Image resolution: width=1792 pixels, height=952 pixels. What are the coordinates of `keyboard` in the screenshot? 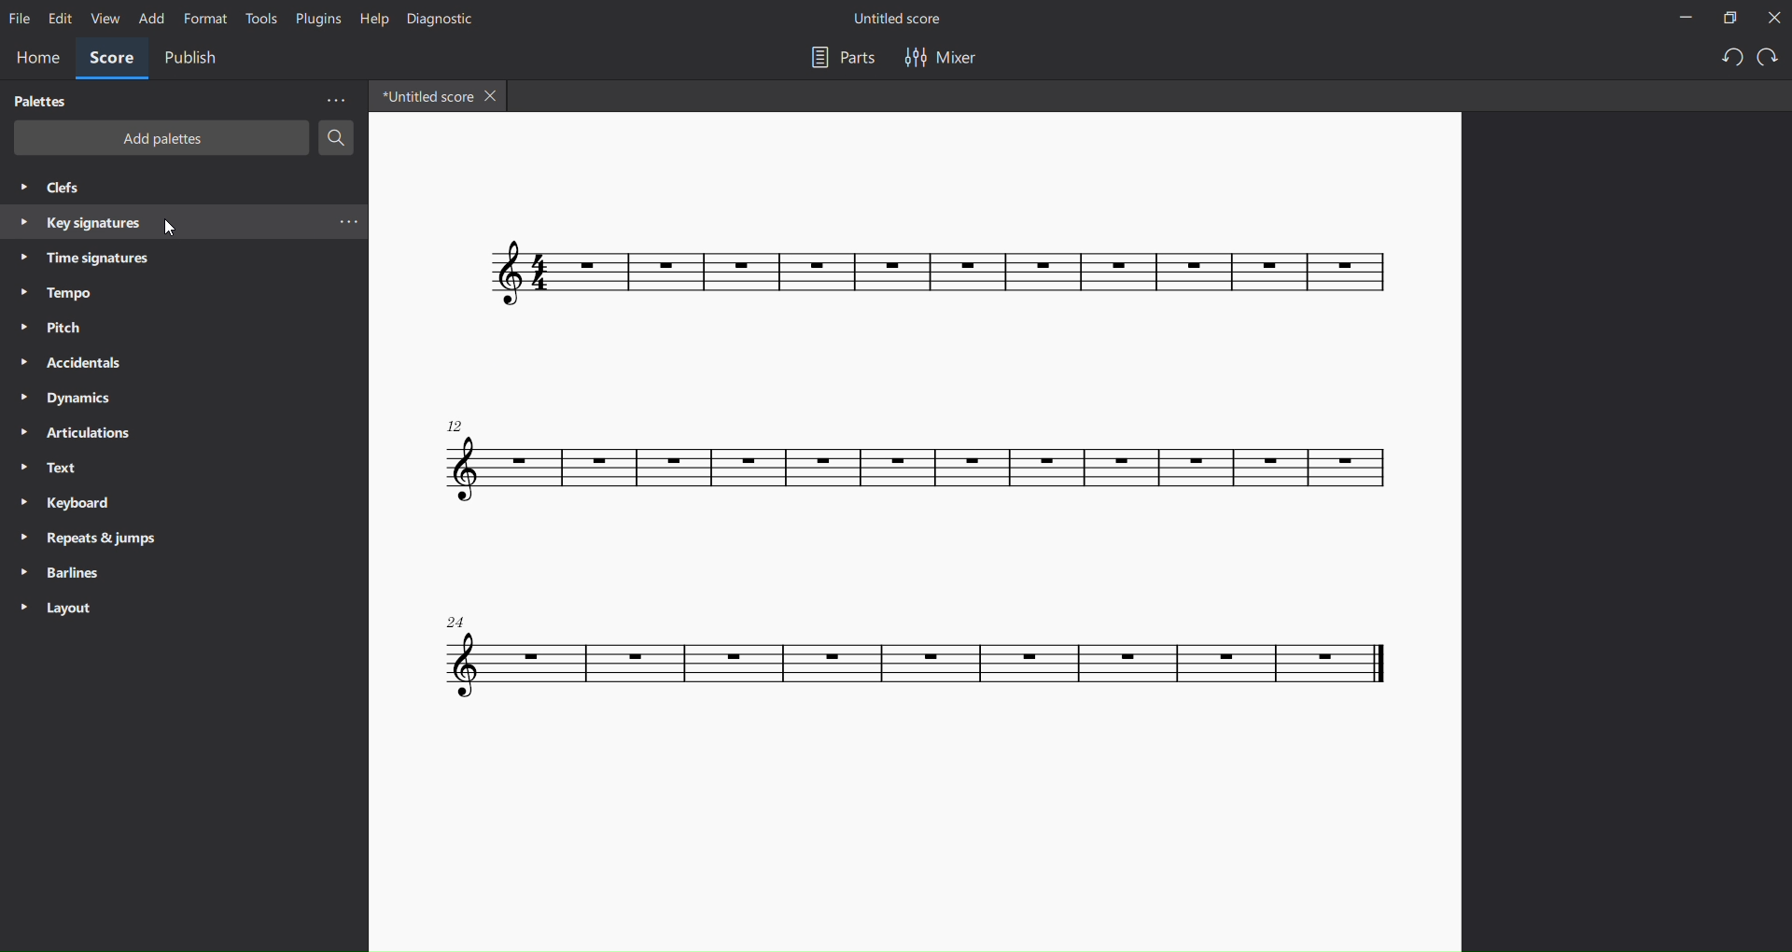 It's located at (69, 502).